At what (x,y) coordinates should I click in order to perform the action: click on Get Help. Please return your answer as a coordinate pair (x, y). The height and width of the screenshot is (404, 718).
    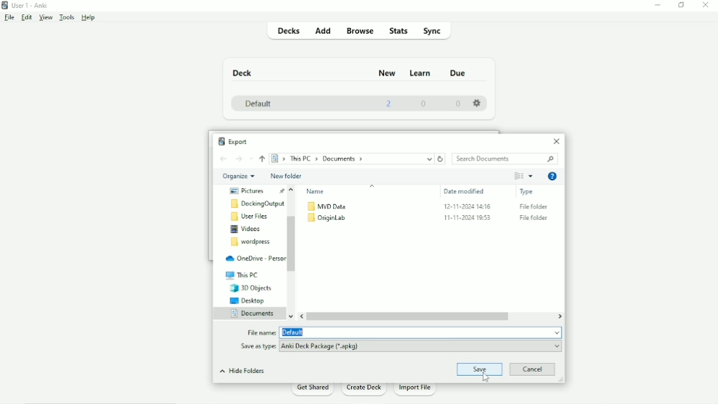
    Looking at the image, I should click on (554, 177).